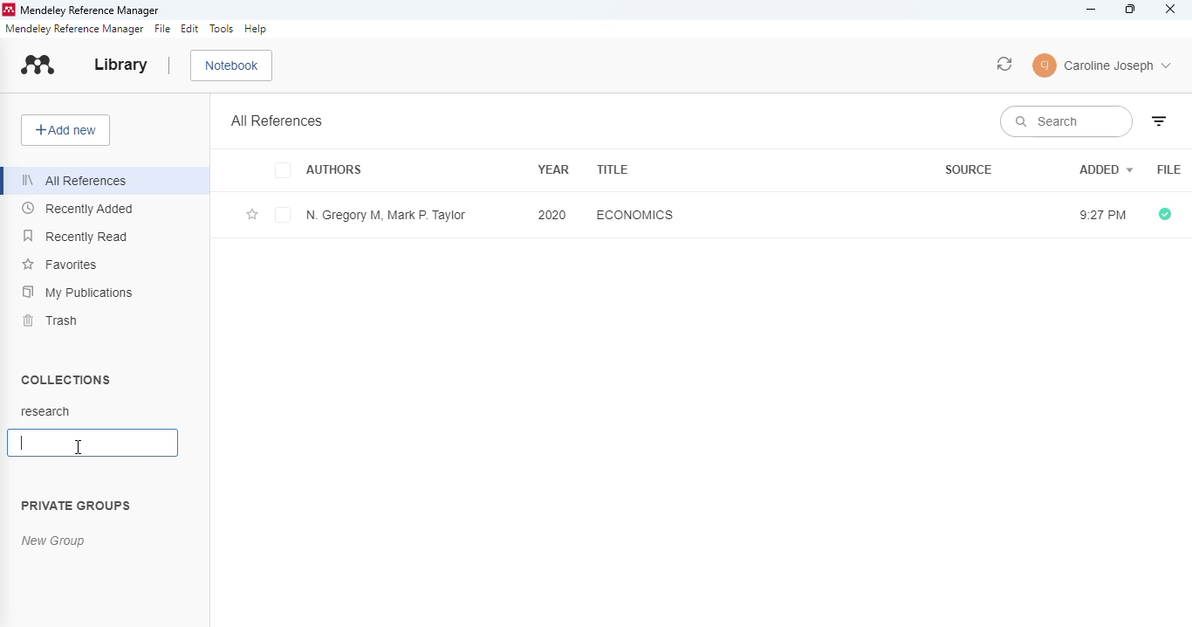  What do you see at coordinates (65, 130) in the screenshot?
I see `add new` at bounding box center [65, 130].